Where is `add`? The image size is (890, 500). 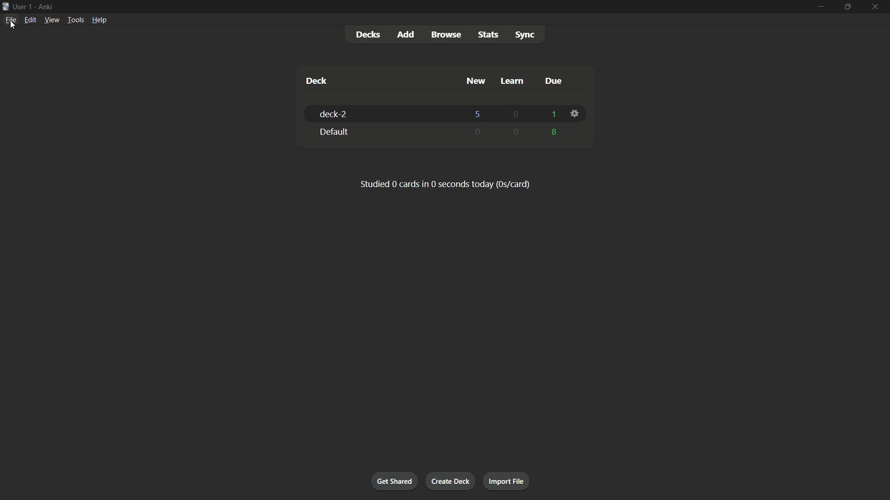
add is located at coordinates (405, 35).